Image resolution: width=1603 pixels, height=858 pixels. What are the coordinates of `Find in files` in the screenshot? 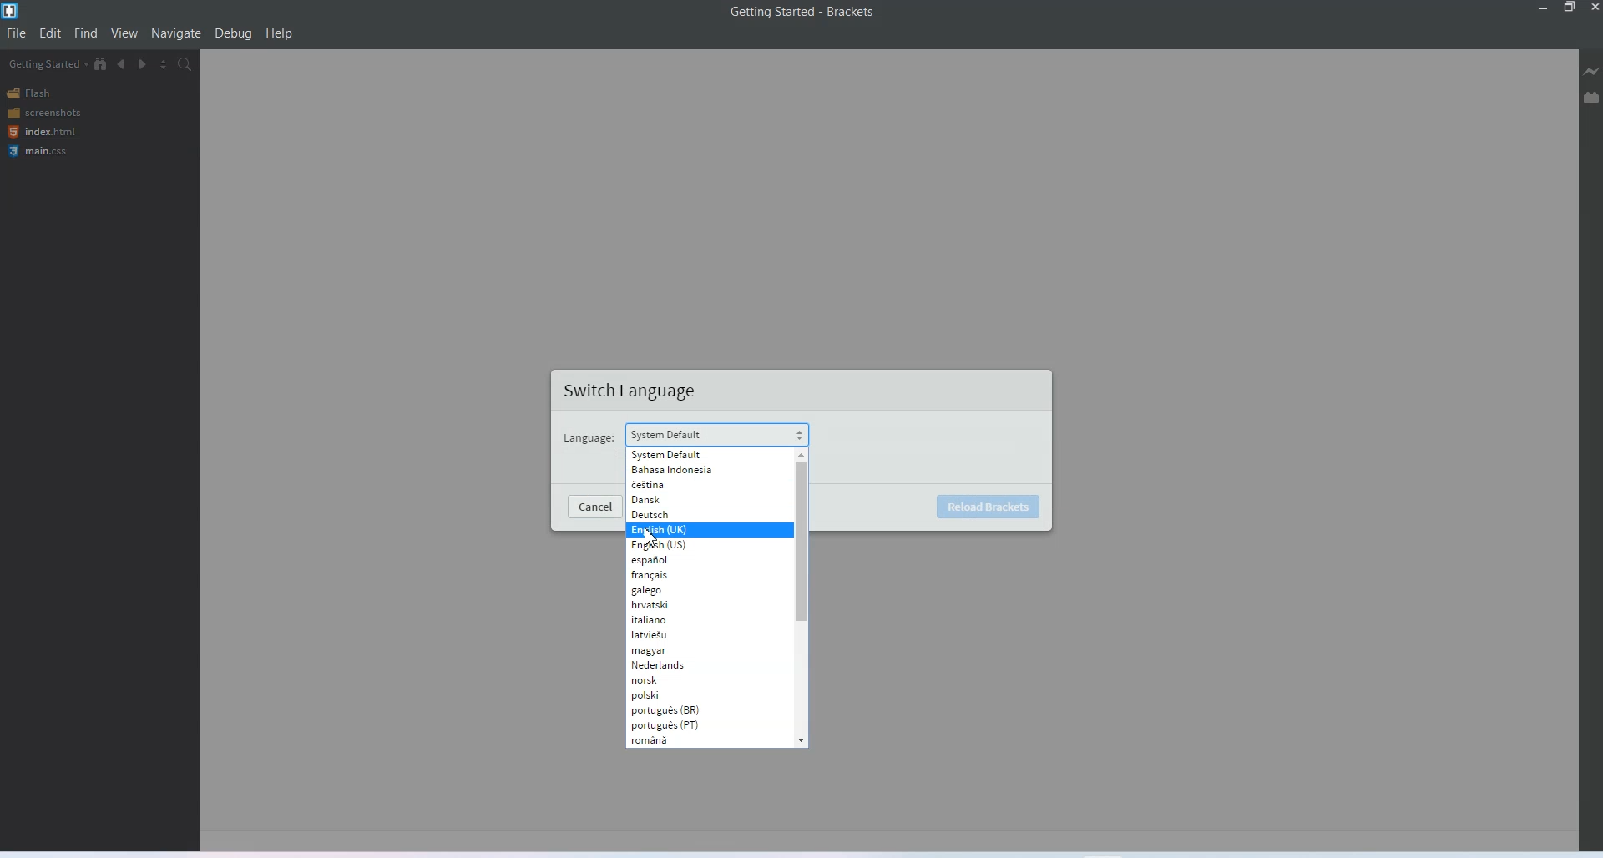 It's located at (187, 63).